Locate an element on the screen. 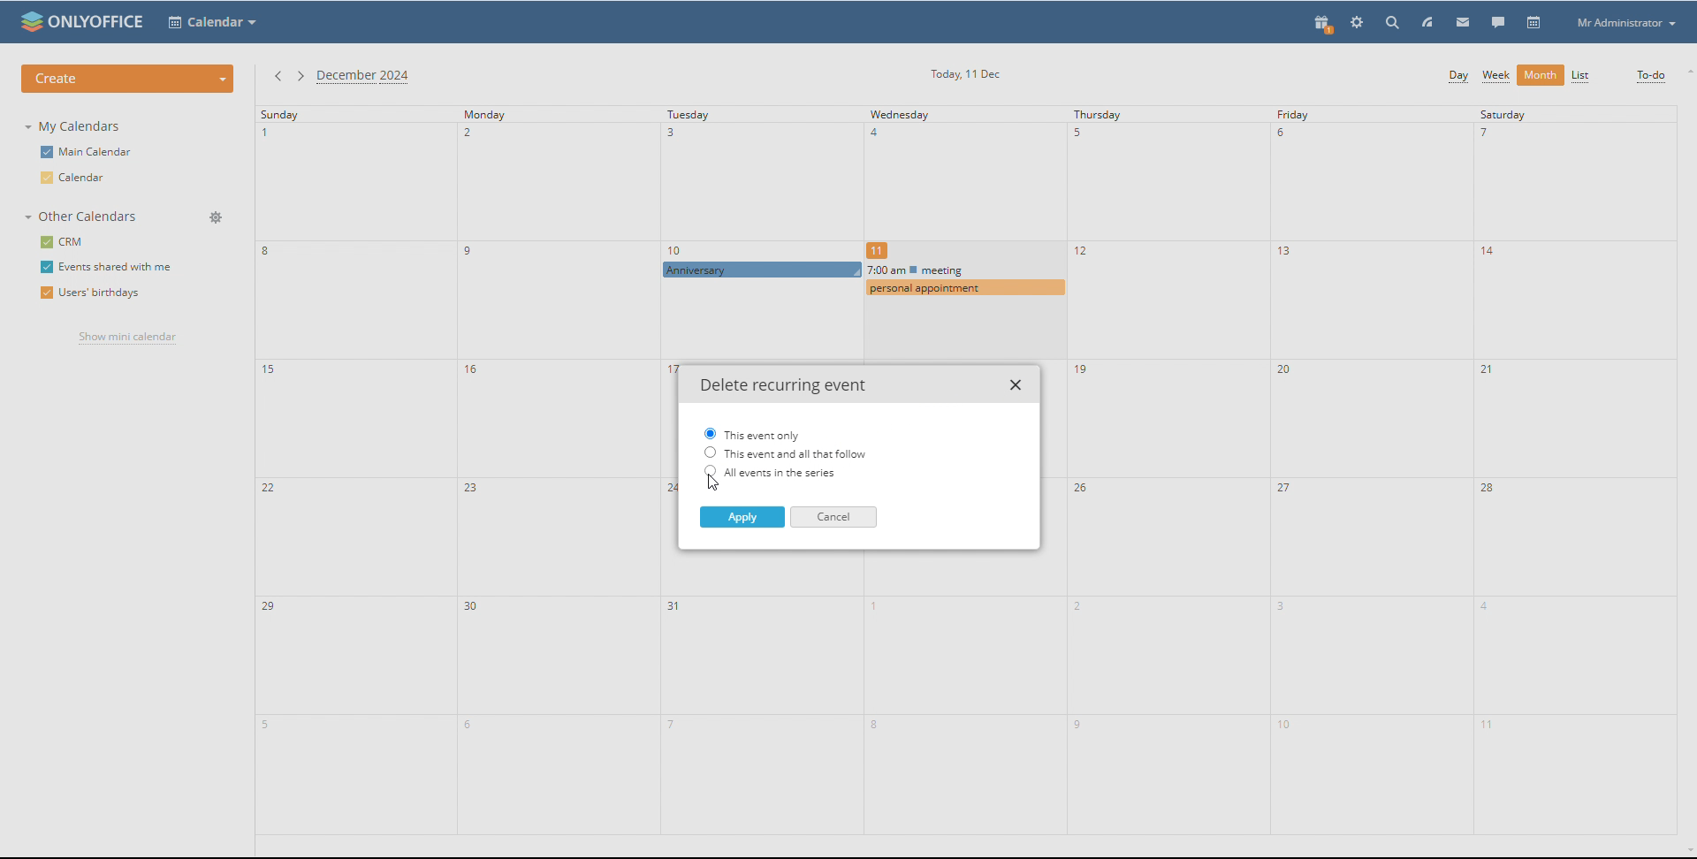 The width and height of the screenshot is (1697, 859). previous month is located at coordinates (278, 78).